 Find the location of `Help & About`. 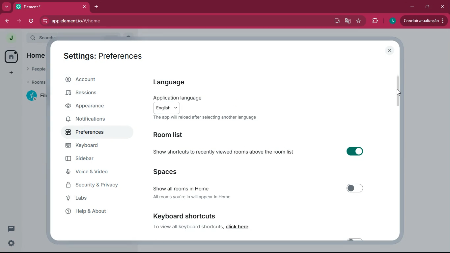

Help & About is located at coordinates (85, 211).